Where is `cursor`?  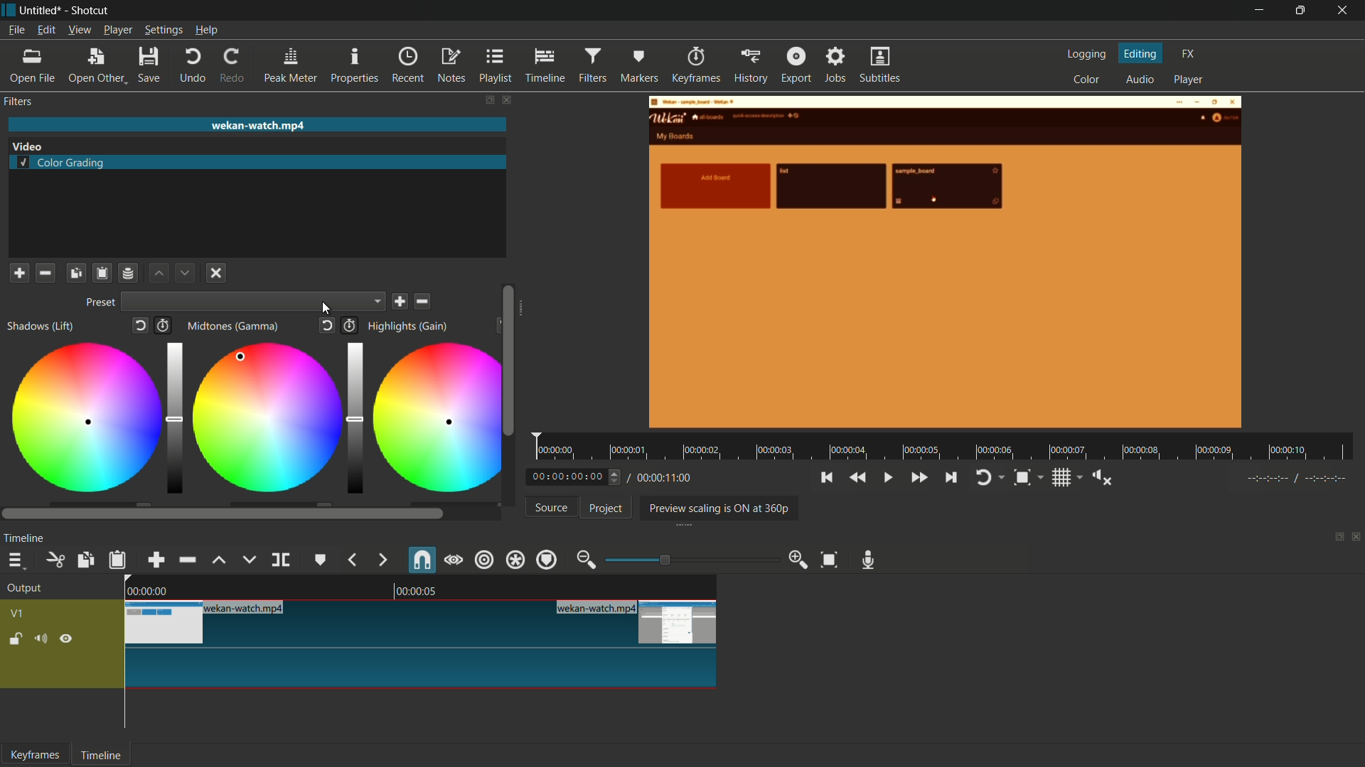
cursor is located at coordinates (242, 354).